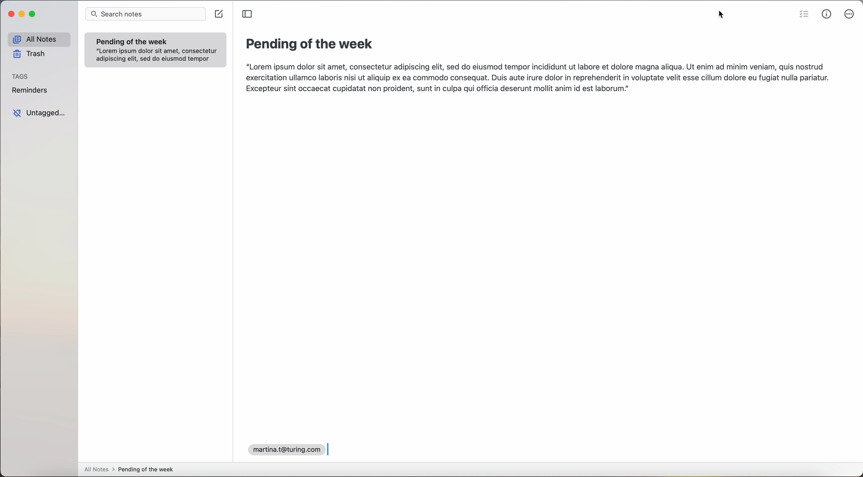  I want to click on tags, so click(20, 76).